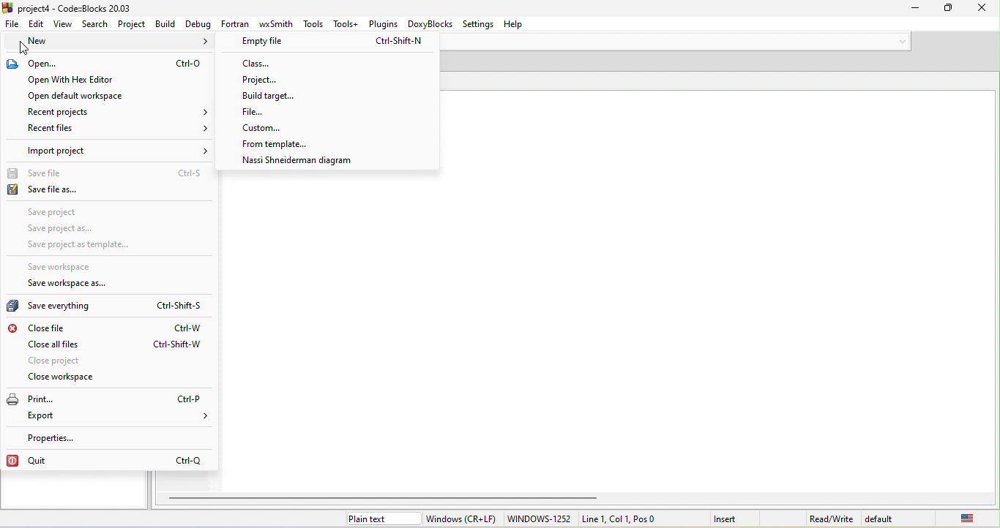 The image size is (1000, 528). Describe the element at coordinates (64, 26) in the screenshot. I see `view` at that location.